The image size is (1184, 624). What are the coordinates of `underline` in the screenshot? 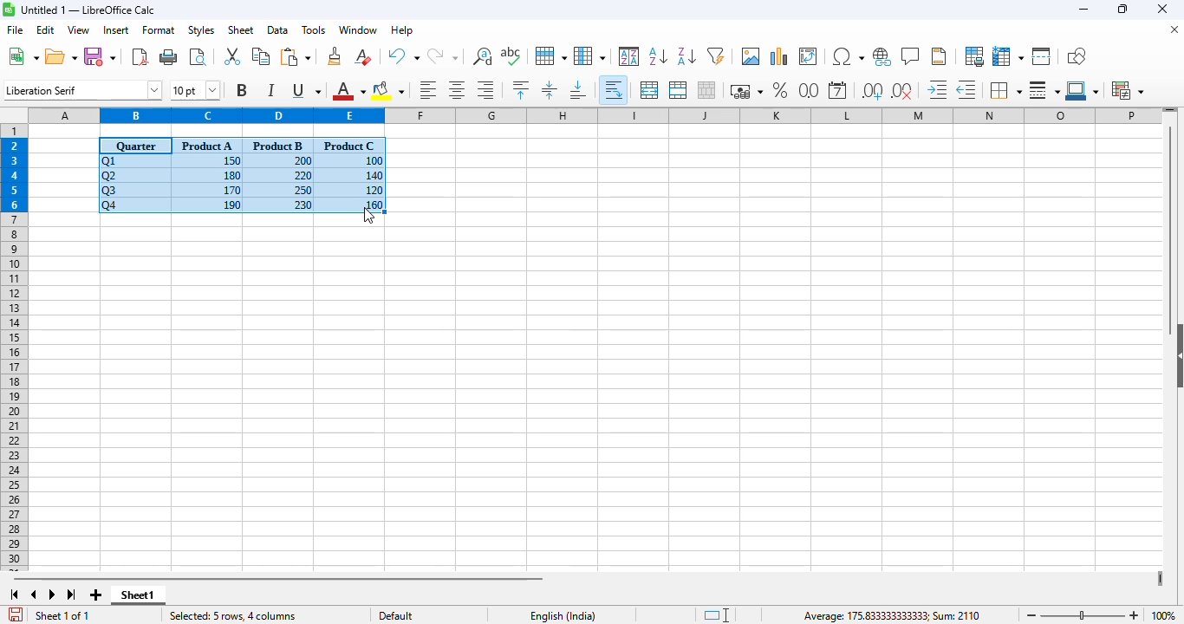 It's located at (305, 90).